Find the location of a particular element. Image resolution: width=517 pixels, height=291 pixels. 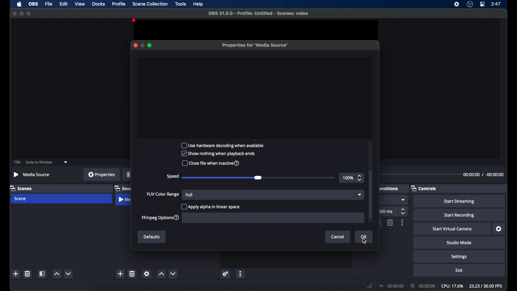

close is located at coordinates (135, 45).